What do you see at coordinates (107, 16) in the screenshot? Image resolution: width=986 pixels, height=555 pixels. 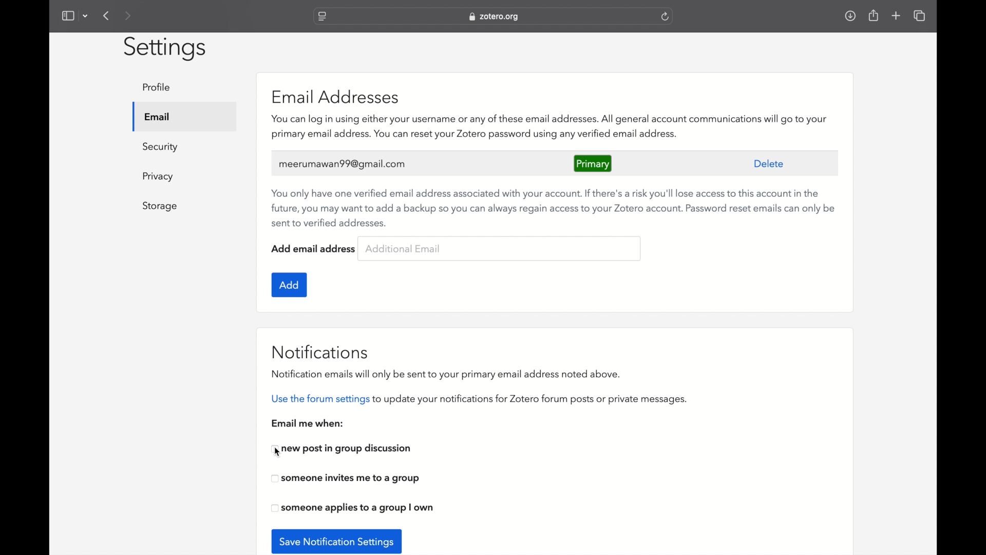 I see `previous` at bounding box center [107, 16].